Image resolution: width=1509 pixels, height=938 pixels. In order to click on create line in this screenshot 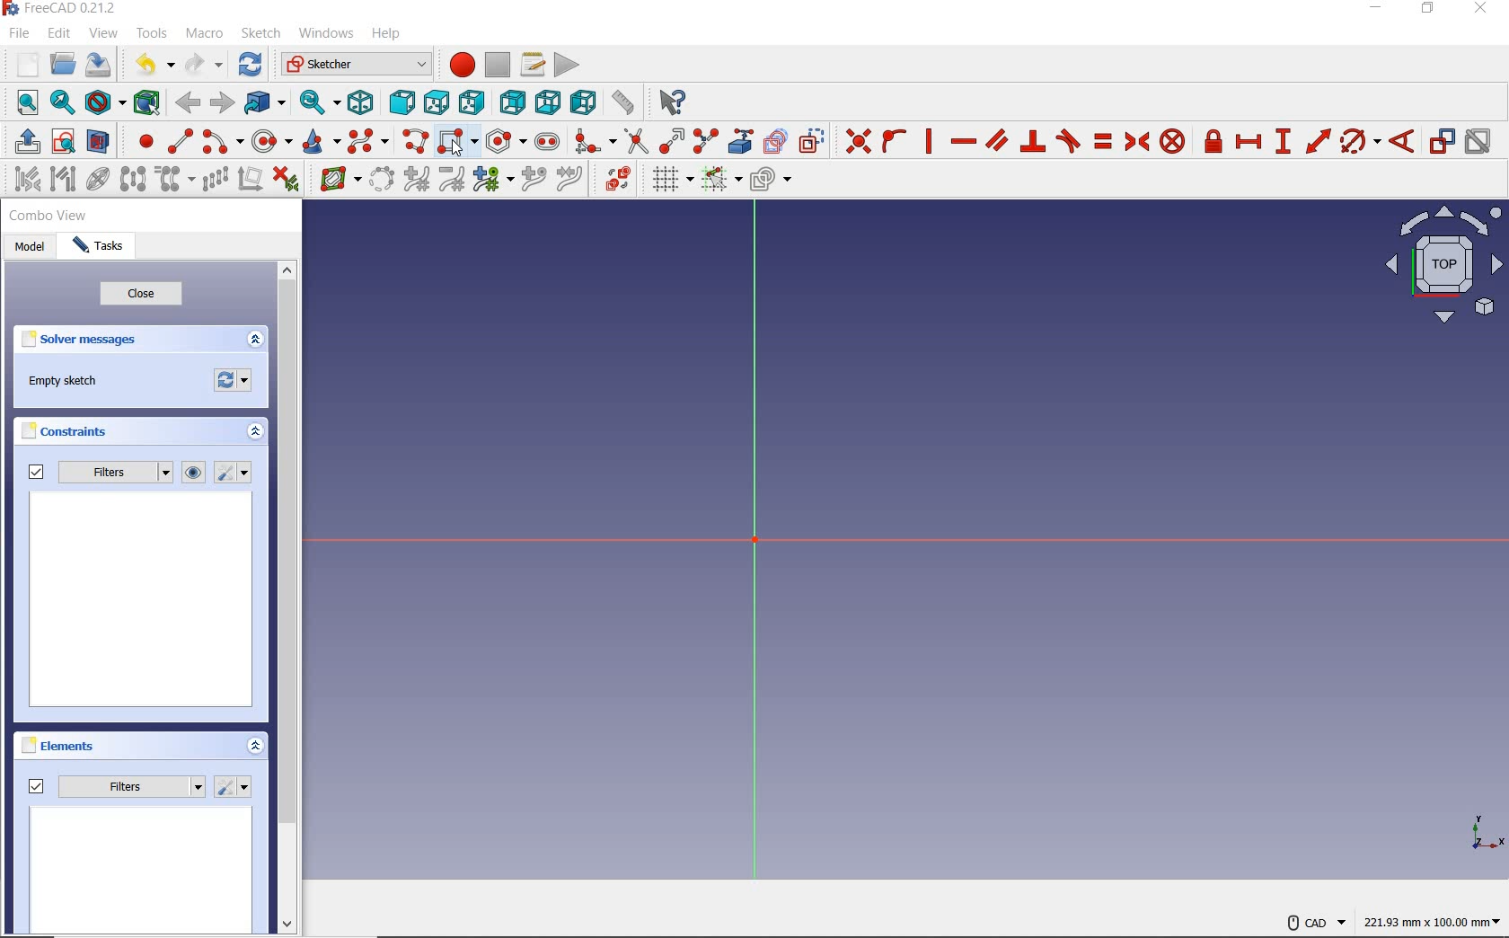, I will do `click(177, 140)`.